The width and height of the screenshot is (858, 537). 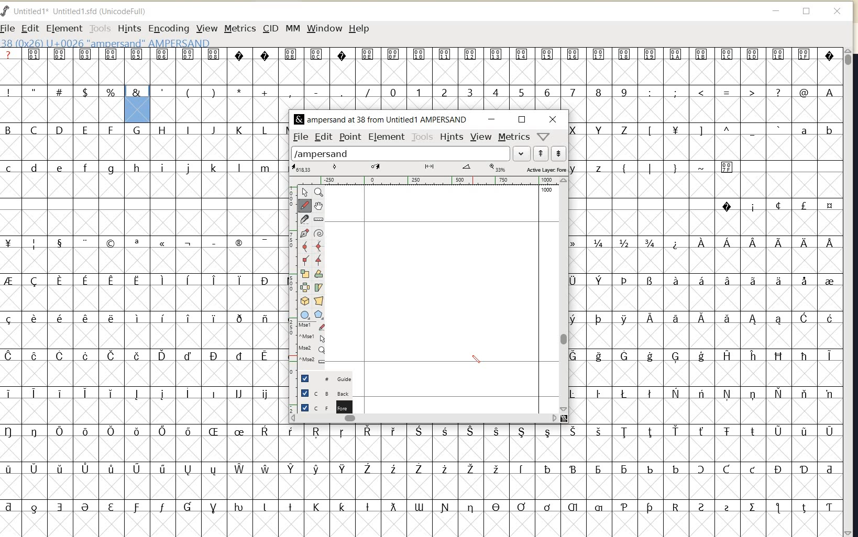 What do you see at coordinates (558, 153) in the screenshot?
I see `show next word list` at bounding box center [558, 153].